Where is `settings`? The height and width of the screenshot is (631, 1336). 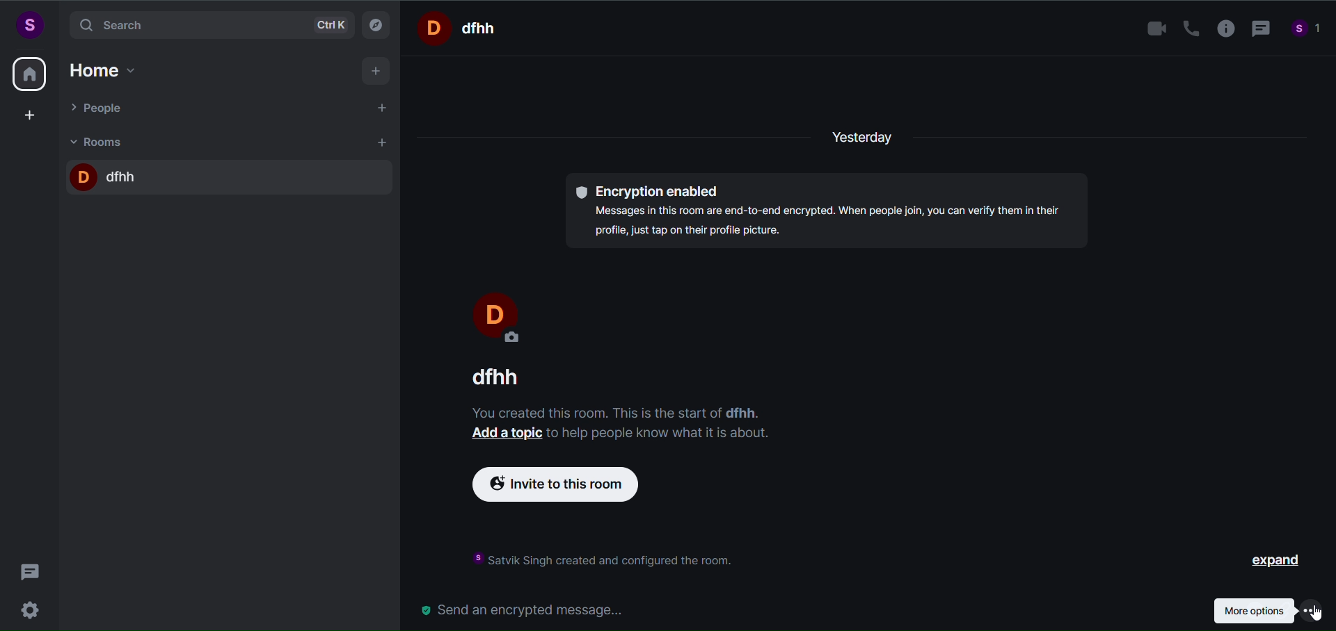 settings is located at coordinates (33, 608).